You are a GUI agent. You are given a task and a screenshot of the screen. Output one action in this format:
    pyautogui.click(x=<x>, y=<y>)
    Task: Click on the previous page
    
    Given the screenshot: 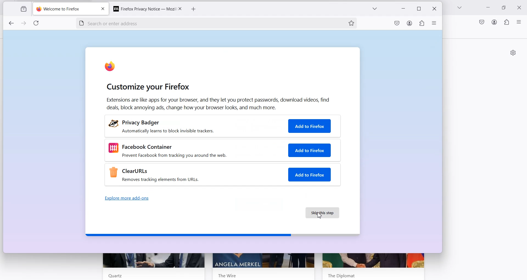 What is the action you would take?
    pyautogui.click(x=11, y=24)
    